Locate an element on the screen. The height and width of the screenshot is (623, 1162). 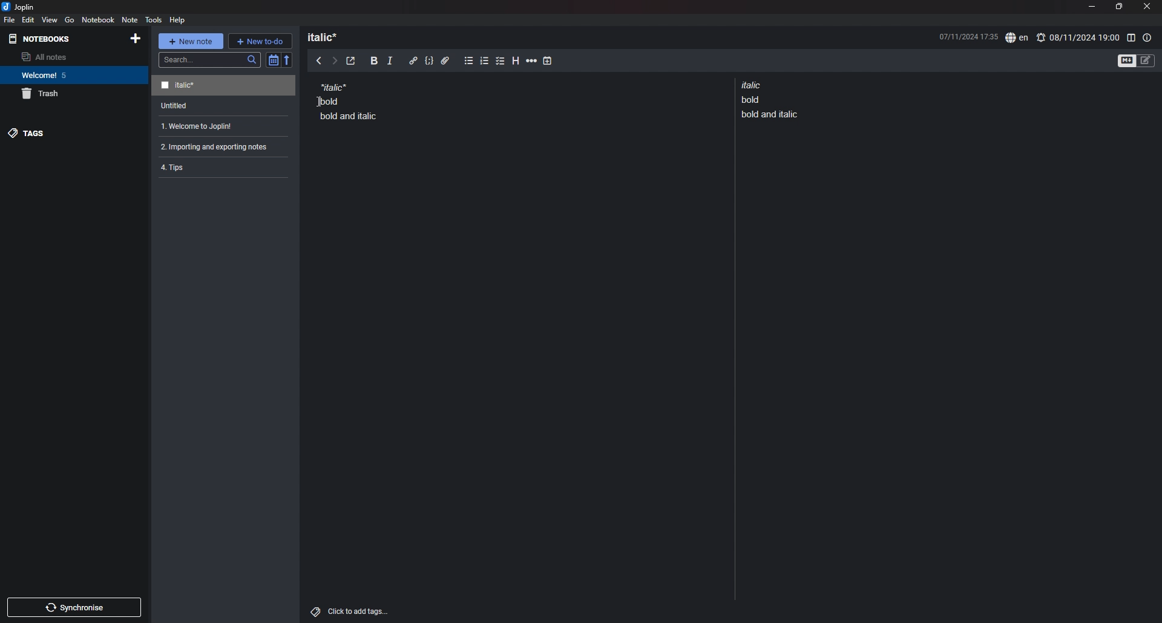
edit is located at coordinates (28, 19).